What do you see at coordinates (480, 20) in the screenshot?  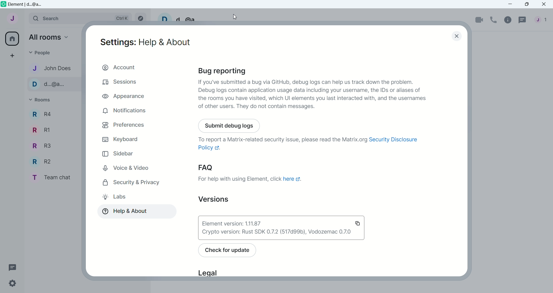 I see `Video call` at bounding box center [480, 20].